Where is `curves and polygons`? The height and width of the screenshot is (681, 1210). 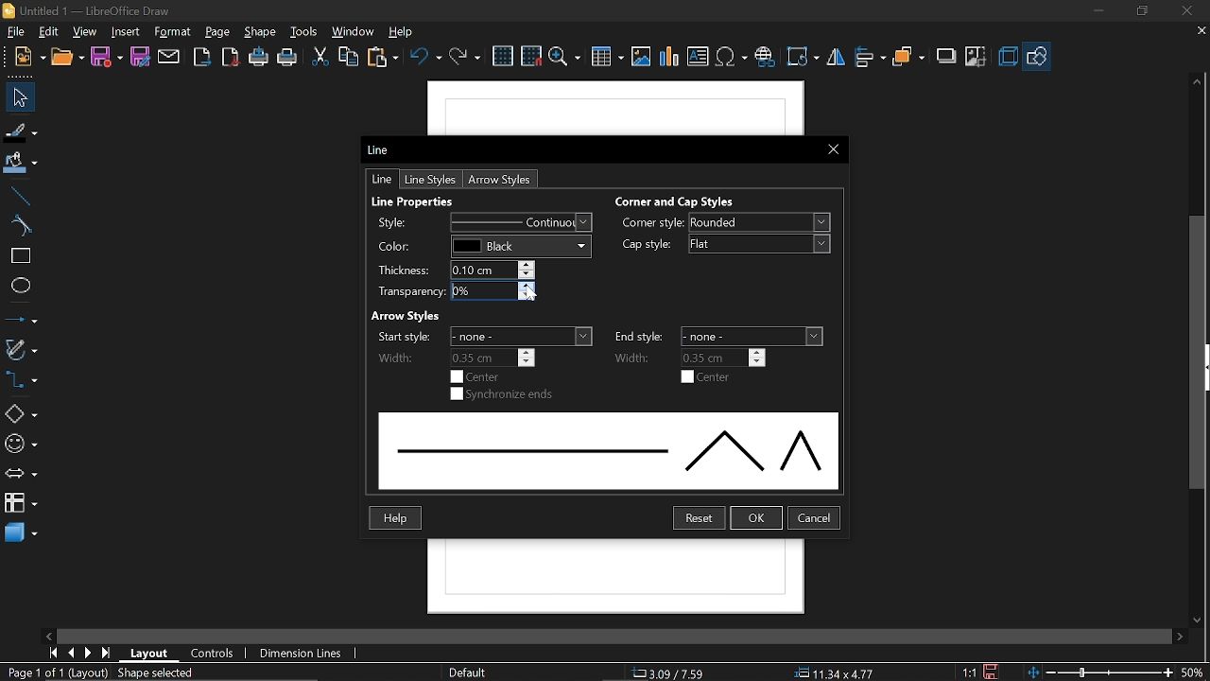
curves and polygons is located at coordinates (21, 347).